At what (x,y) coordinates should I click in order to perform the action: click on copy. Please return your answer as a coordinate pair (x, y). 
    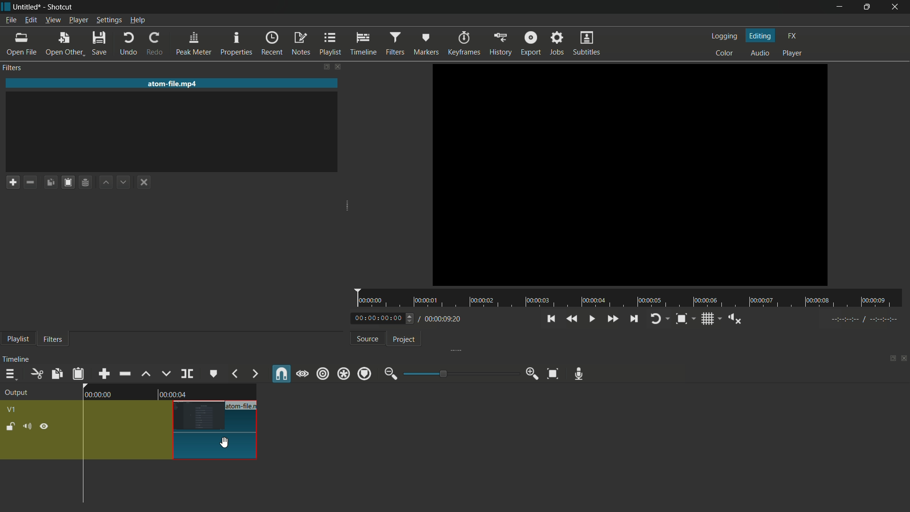
    Looking at the image, I should click on (56, 374).